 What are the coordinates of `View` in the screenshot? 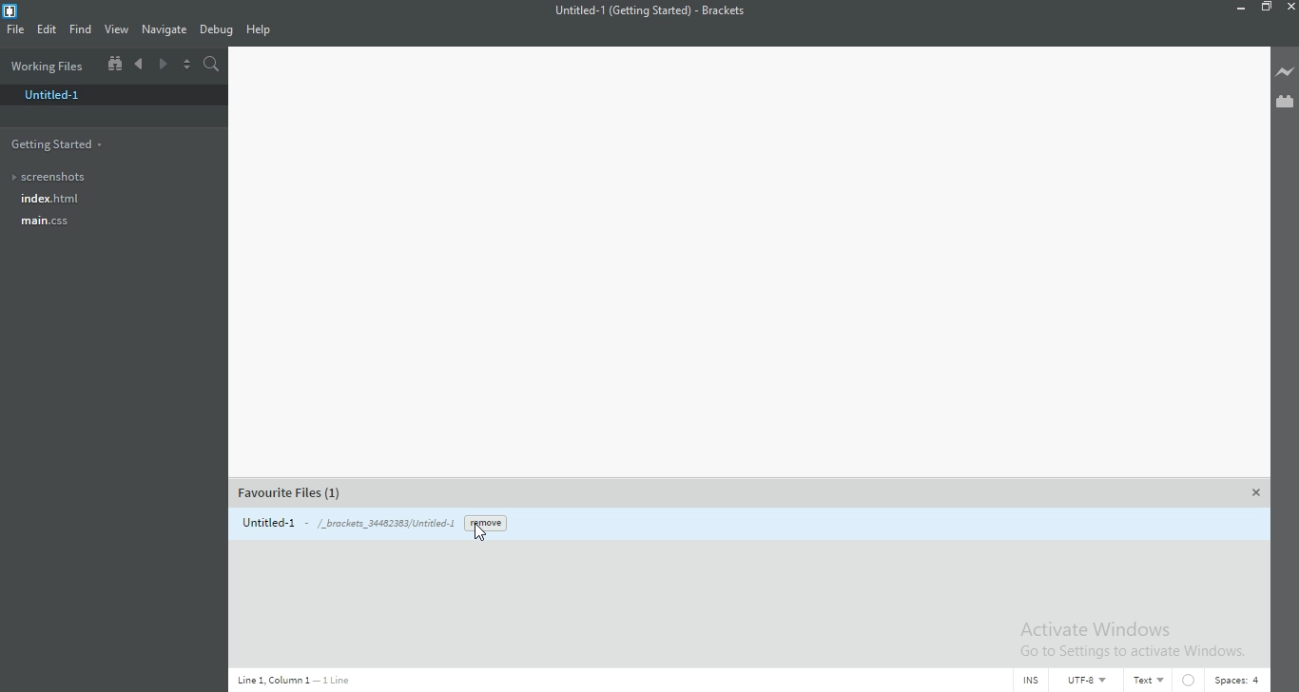 It's located at (120, 33).